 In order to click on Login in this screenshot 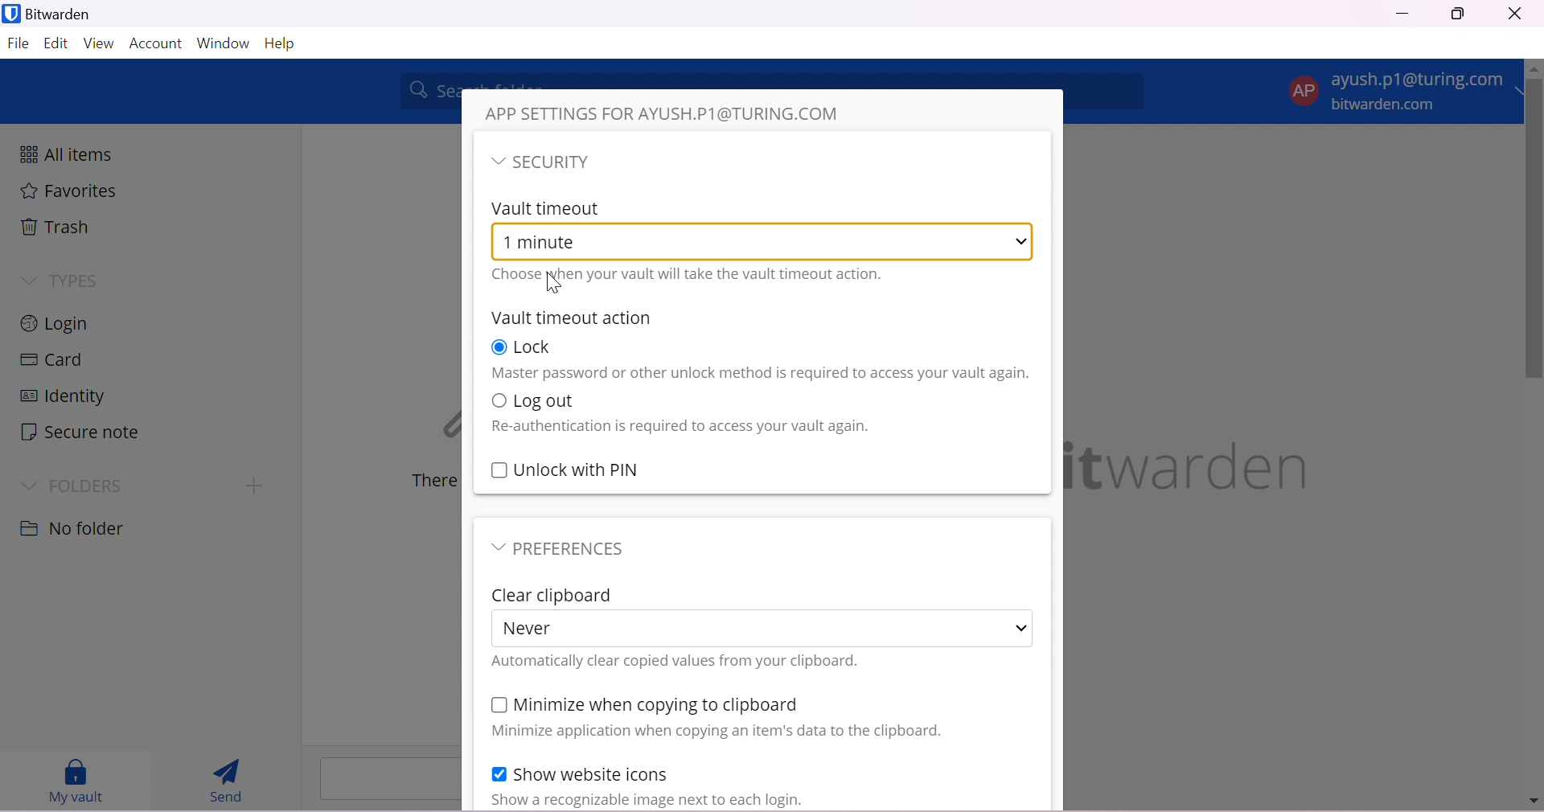, I will do `click(59, 322)`.